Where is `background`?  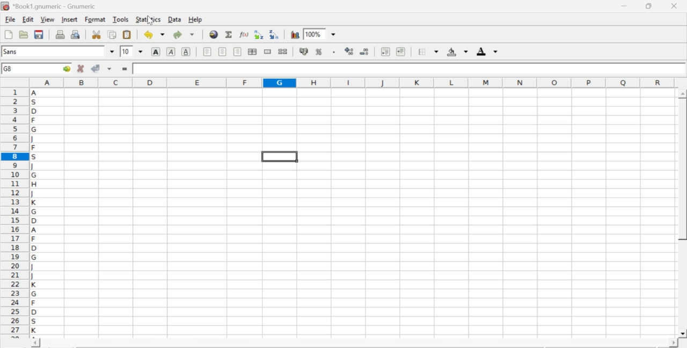 background is located at coordinates (458, 52).